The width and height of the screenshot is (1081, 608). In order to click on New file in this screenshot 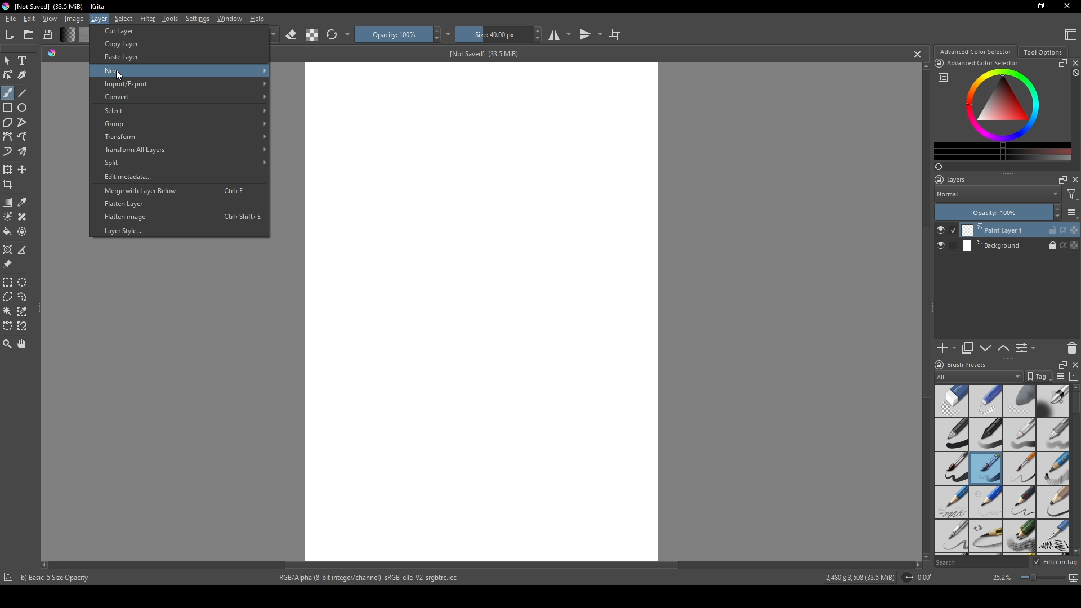, I will do `click(8, 35)`.